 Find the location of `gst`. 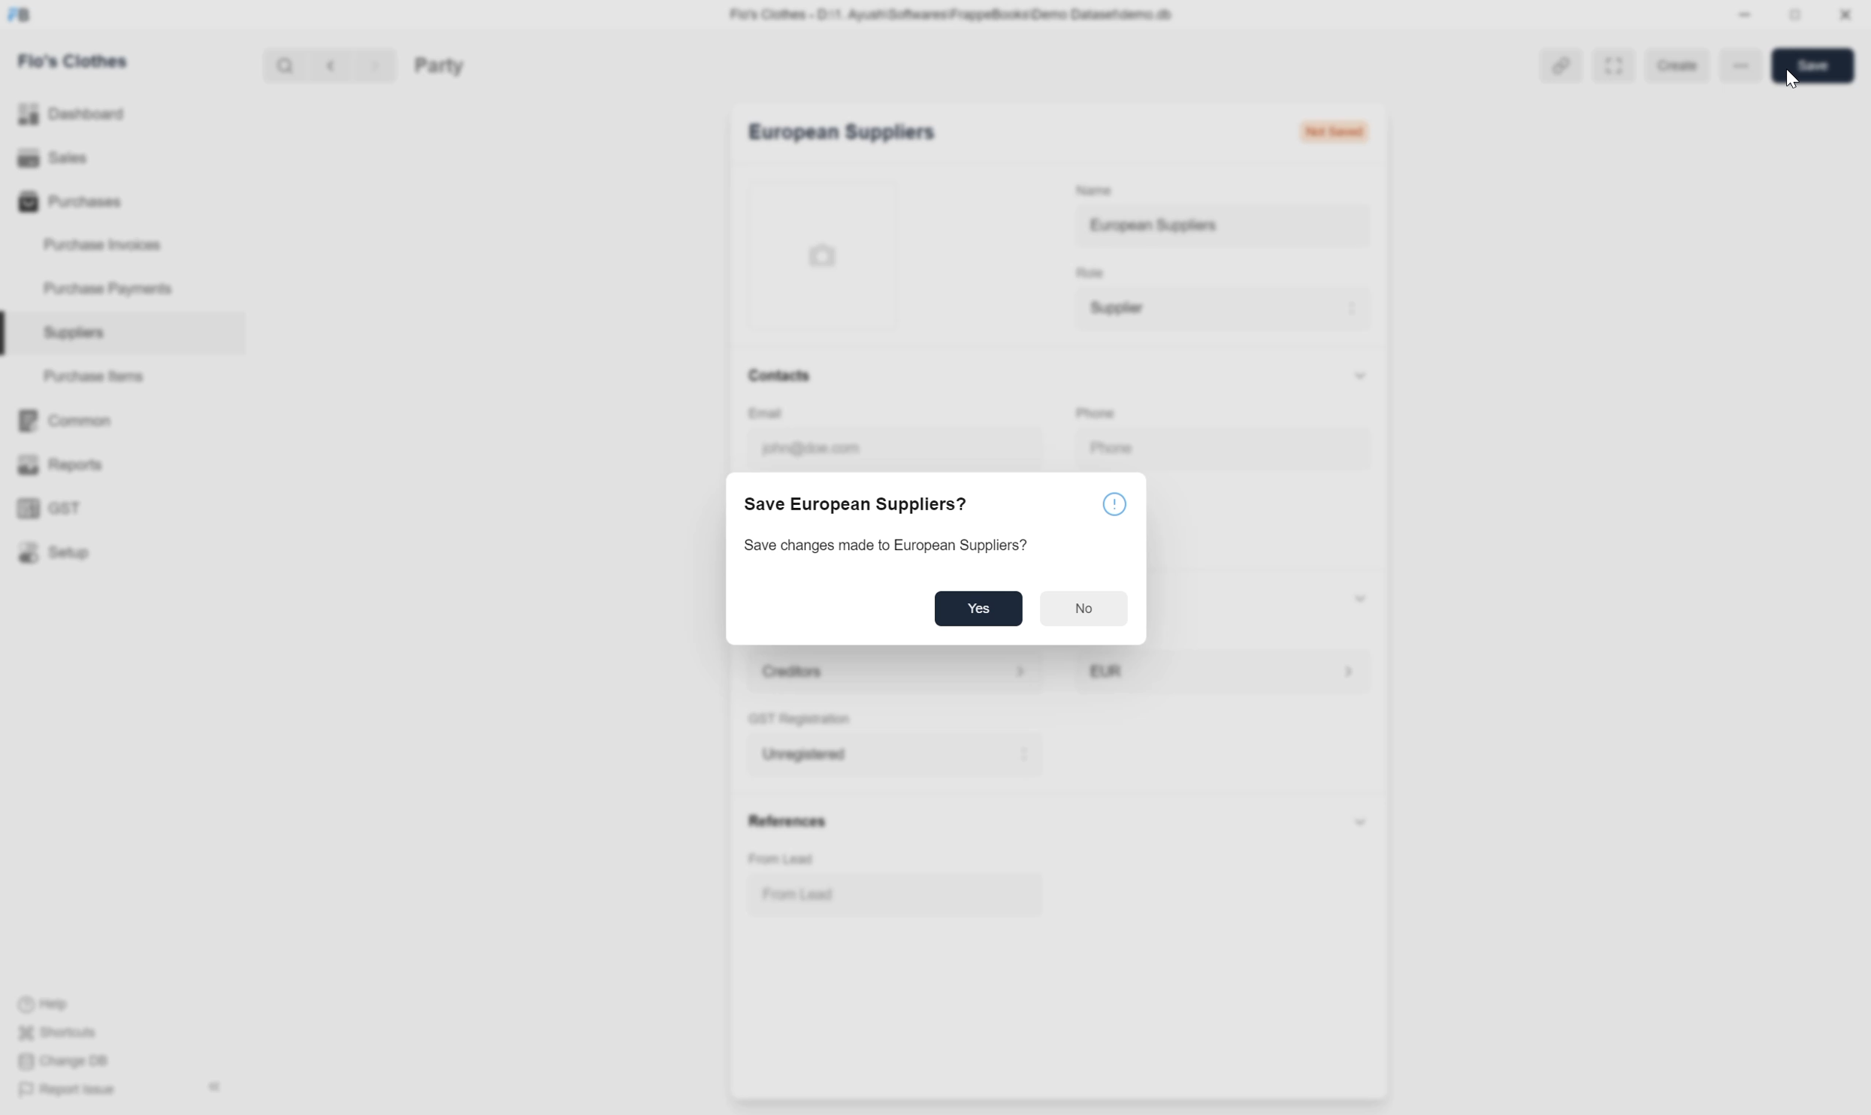

gst is located at coordinates (48, 509).